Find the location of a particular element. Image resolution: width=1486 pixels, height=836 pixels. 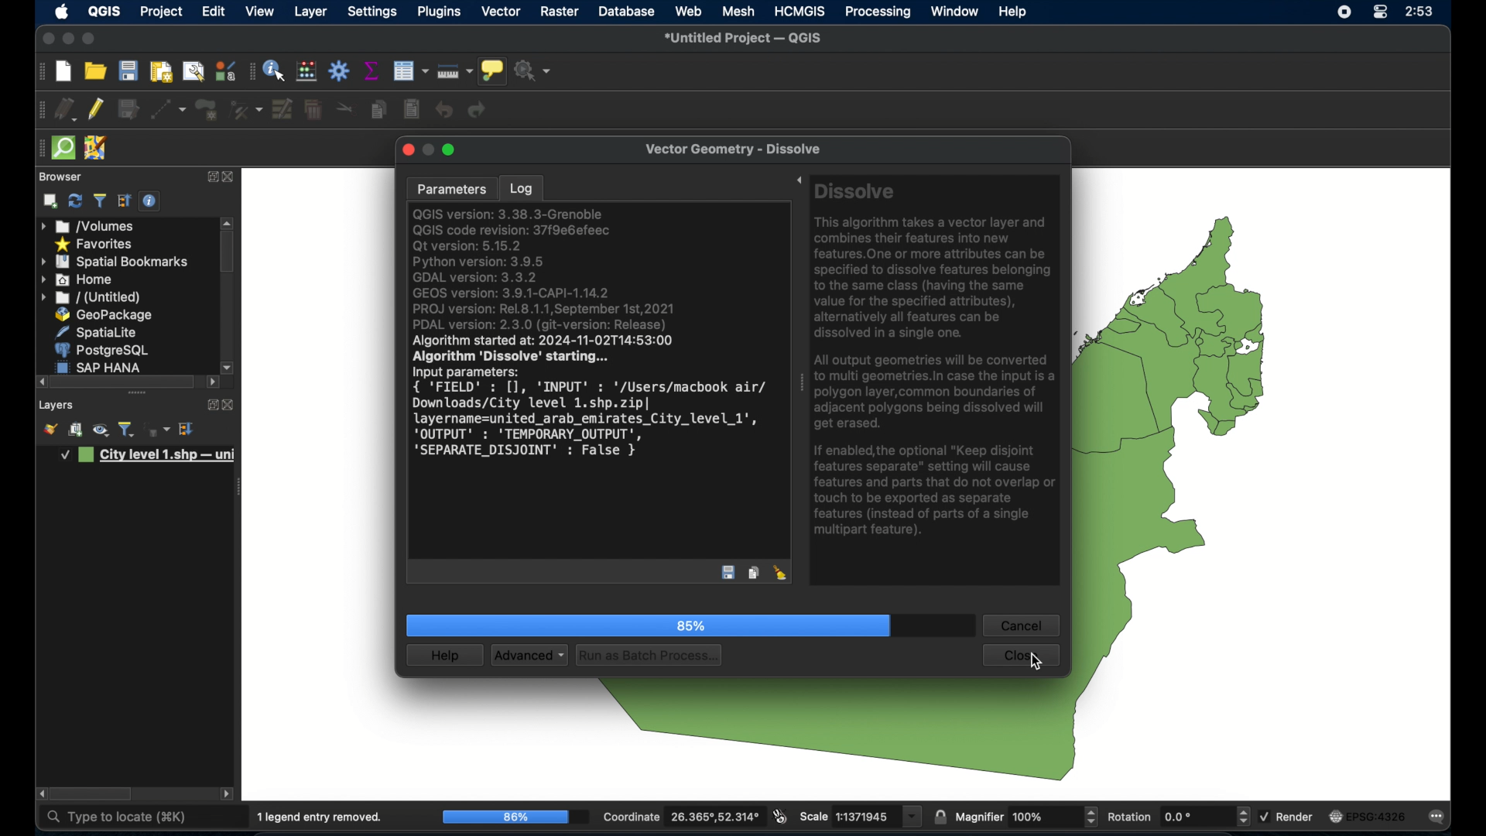

show map tips is located at coordinates (495, 72).